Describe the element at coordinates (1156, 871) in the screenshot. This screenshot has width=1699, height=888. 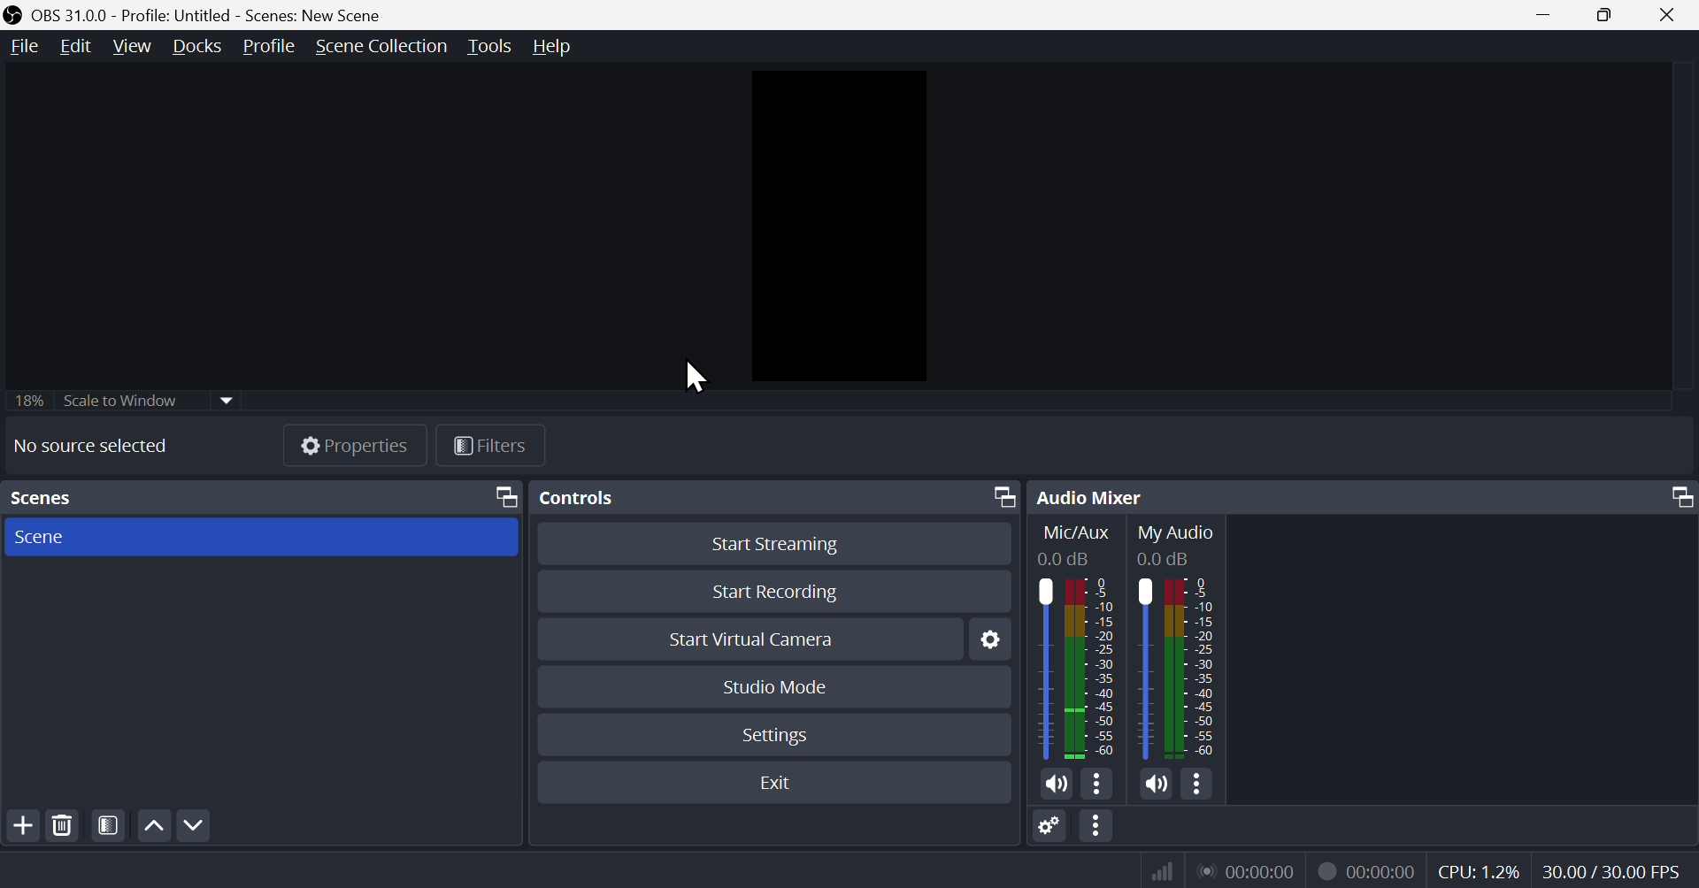
I see `signals` at that location.